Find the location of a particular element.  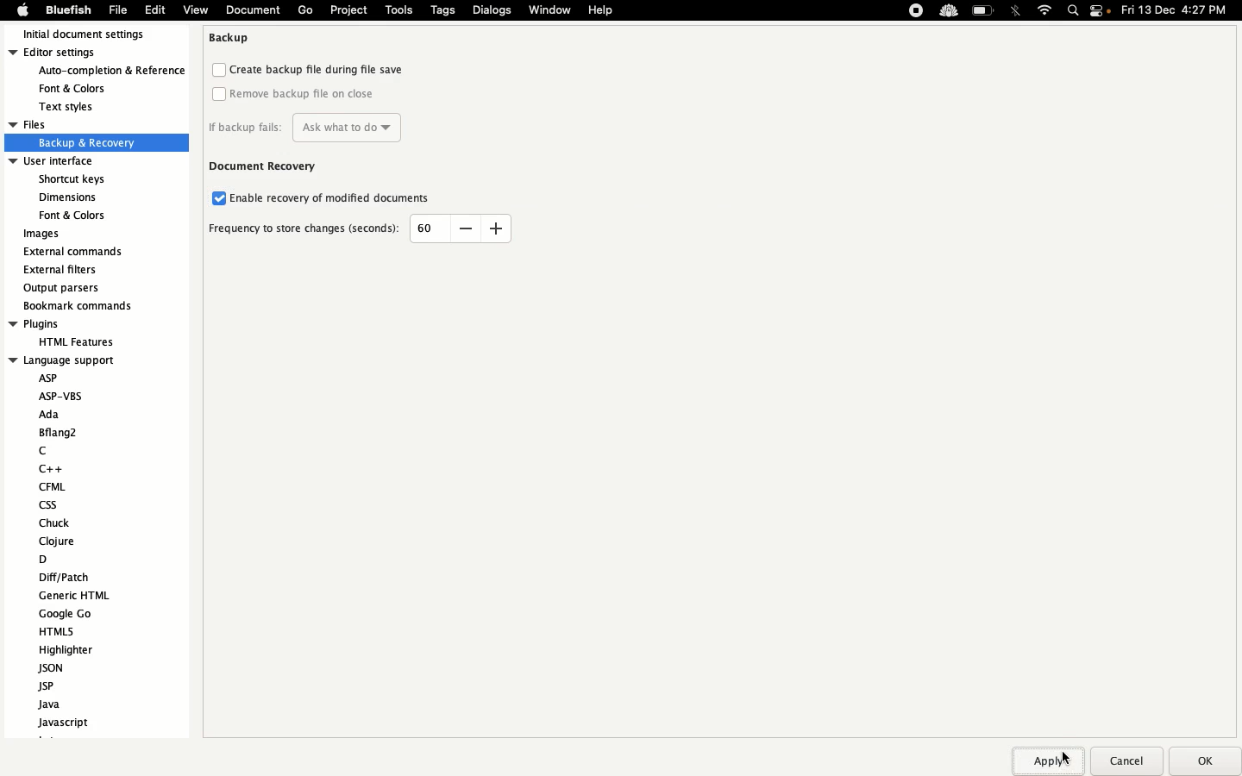

Remove backup file on the close is located at coordinates (296, 94).